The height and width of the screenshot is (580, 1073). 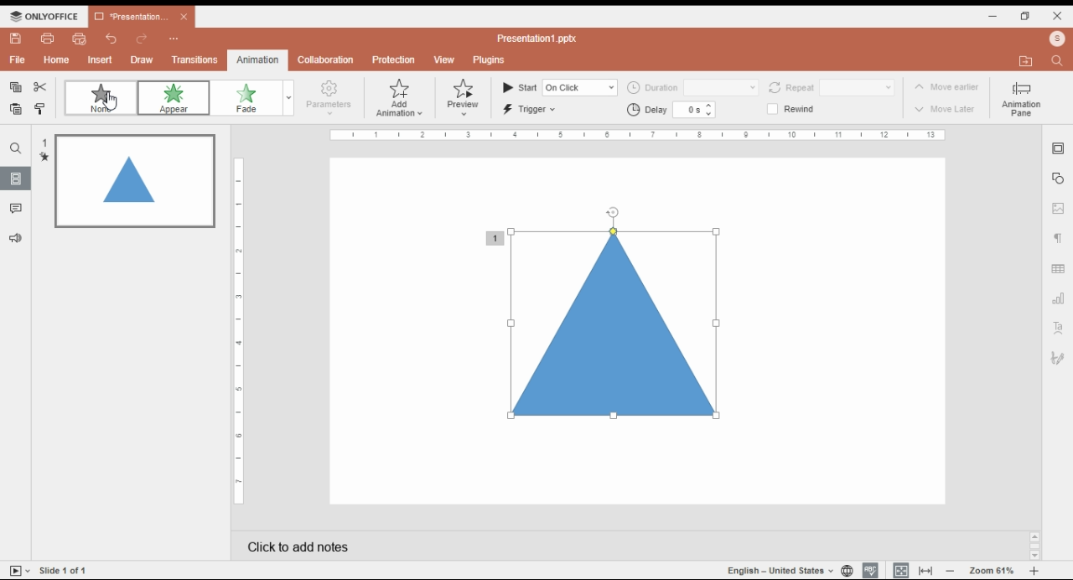 What do you see at coordinates (127, 179) in the screenshot?
I see `slide 1` at bounding box center [127, 179].